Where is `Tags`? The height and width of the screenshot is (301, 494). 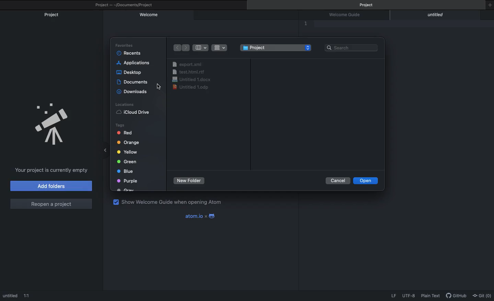
Tags is located at coordinates (132, 156).